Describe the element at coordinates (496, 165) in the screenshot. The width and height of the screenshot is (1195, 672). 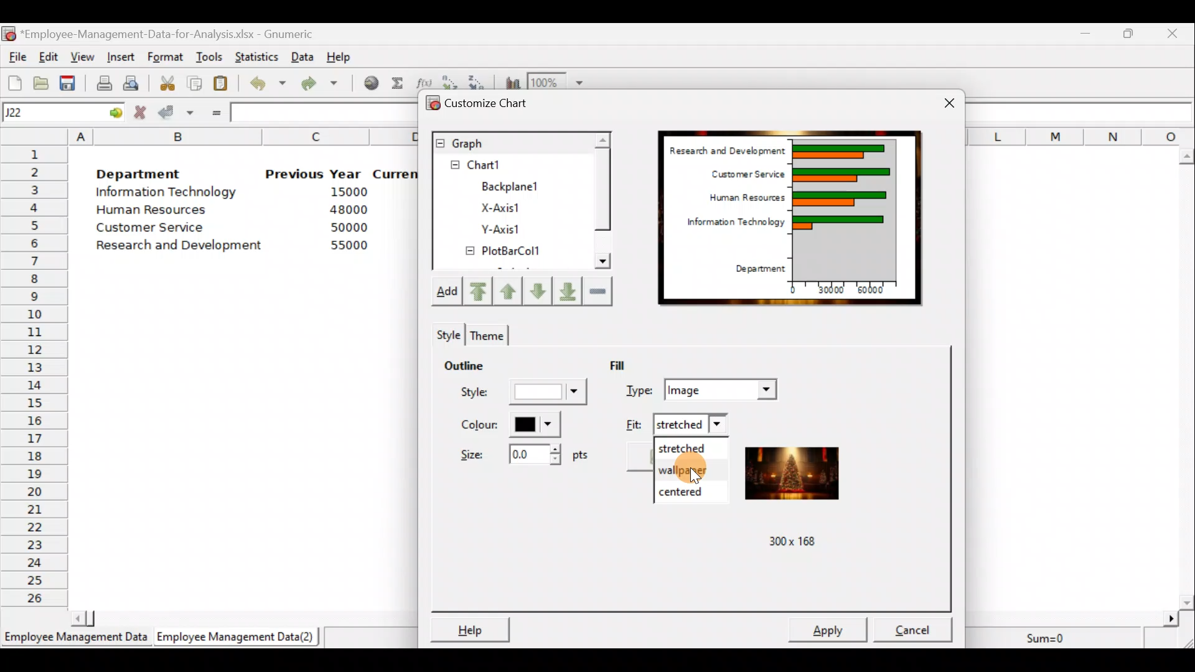
I see `Chart1` at that location.